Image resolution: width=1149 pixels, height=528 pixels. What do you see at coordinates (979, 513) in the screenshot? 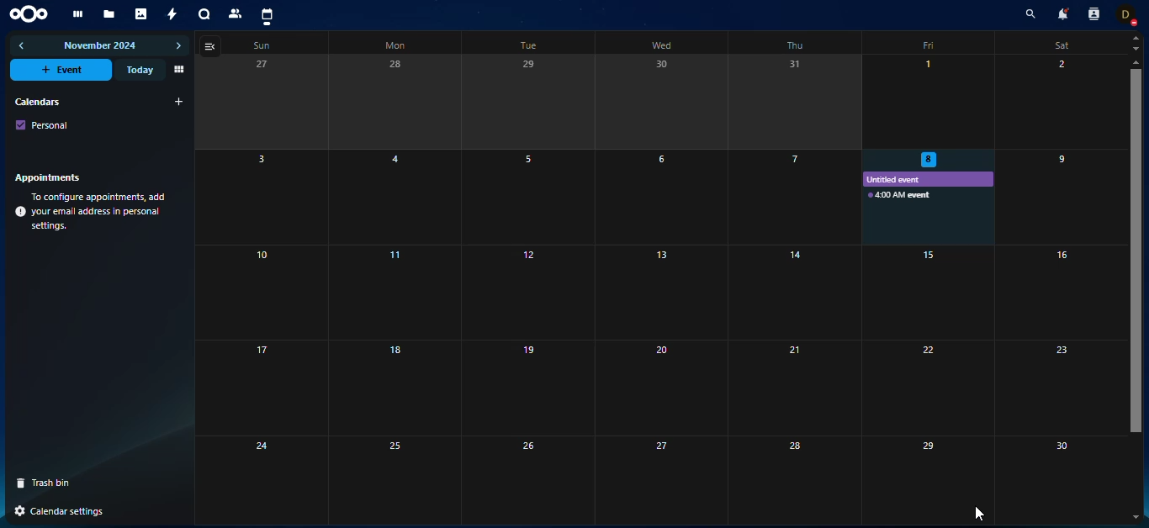
I see `cursor` at bounding box center [979, 513].